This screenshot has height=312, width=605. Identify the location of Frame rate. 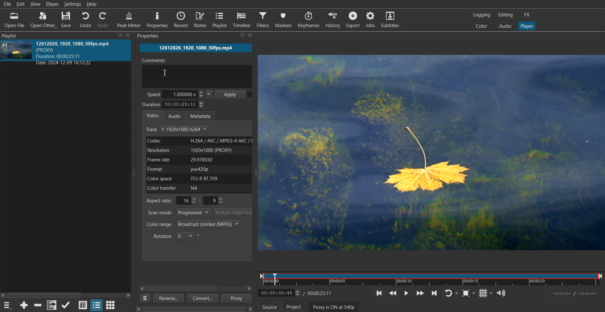
(198, 159).